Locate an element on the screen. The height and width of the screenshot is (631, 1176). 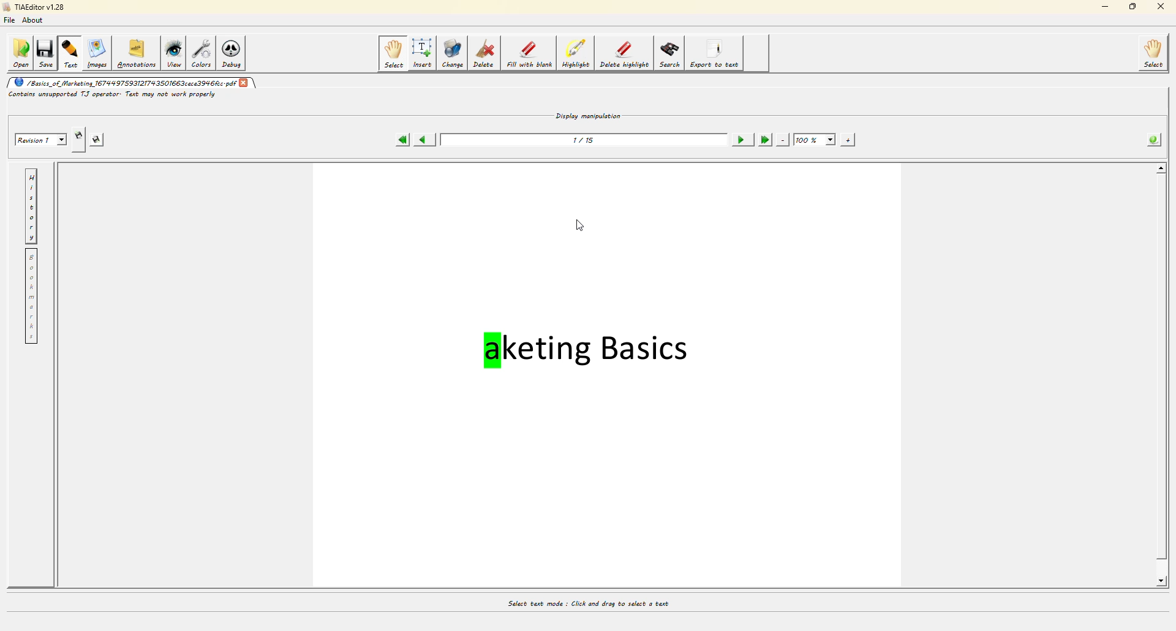
history is located at coordinates (31, 208).